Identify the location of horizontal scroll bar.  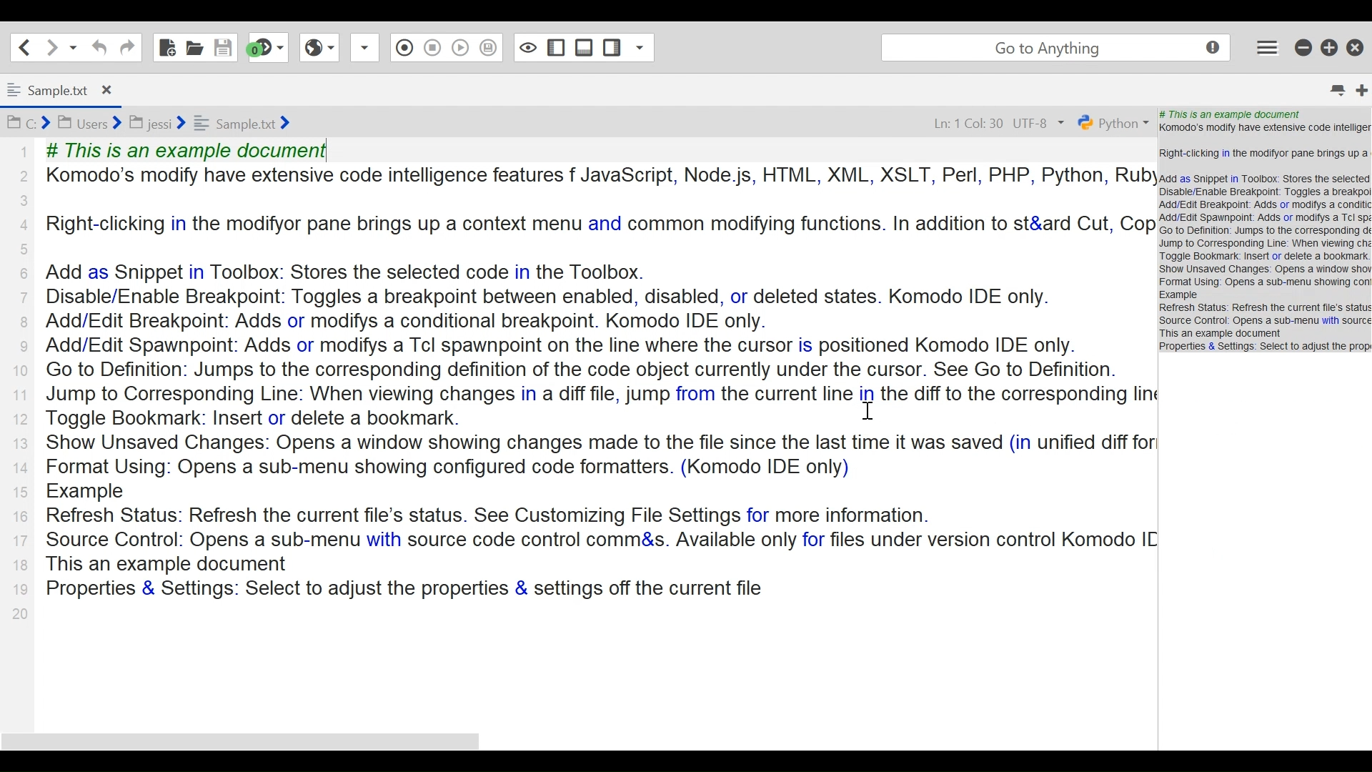
(299, 741).